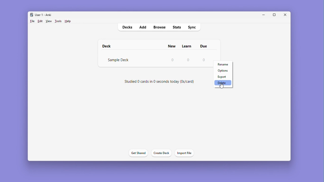 The height and width of the screenshot is (182, 324). What do you see at coordinates (143, 27) in the screenshot?
I see `Add` at bounding box center [143, 27].